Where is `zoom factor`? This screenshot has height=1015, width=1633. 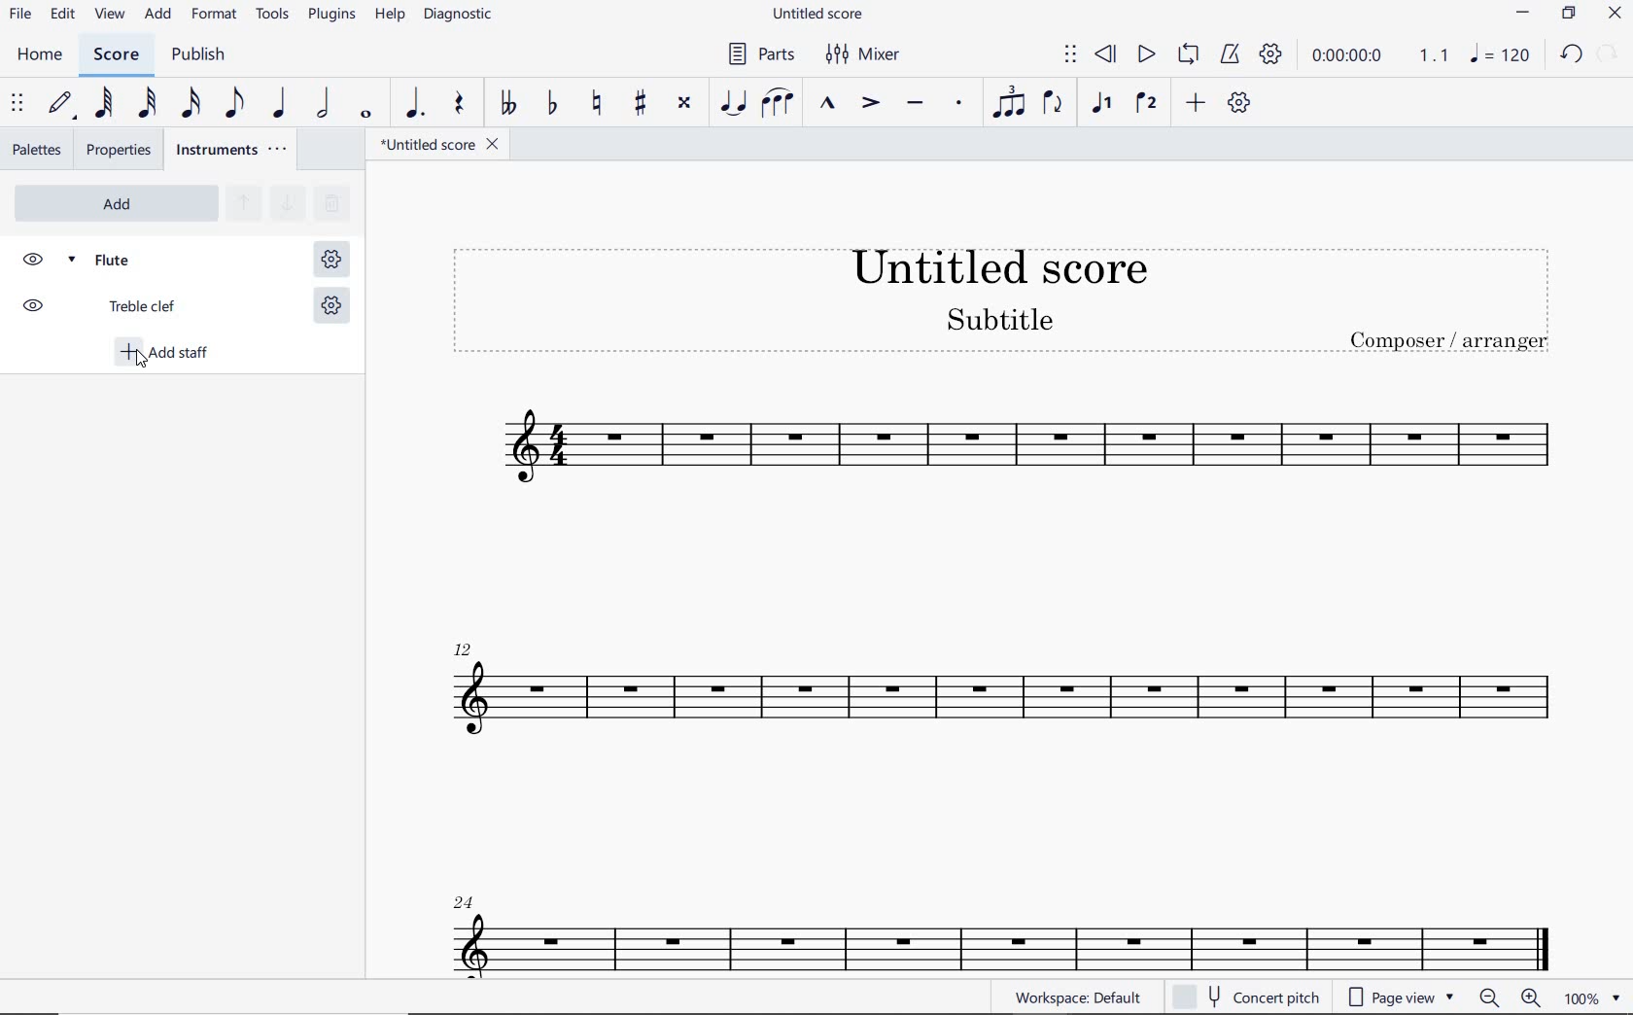 zoom factor is located at coordinates (1590, 998).